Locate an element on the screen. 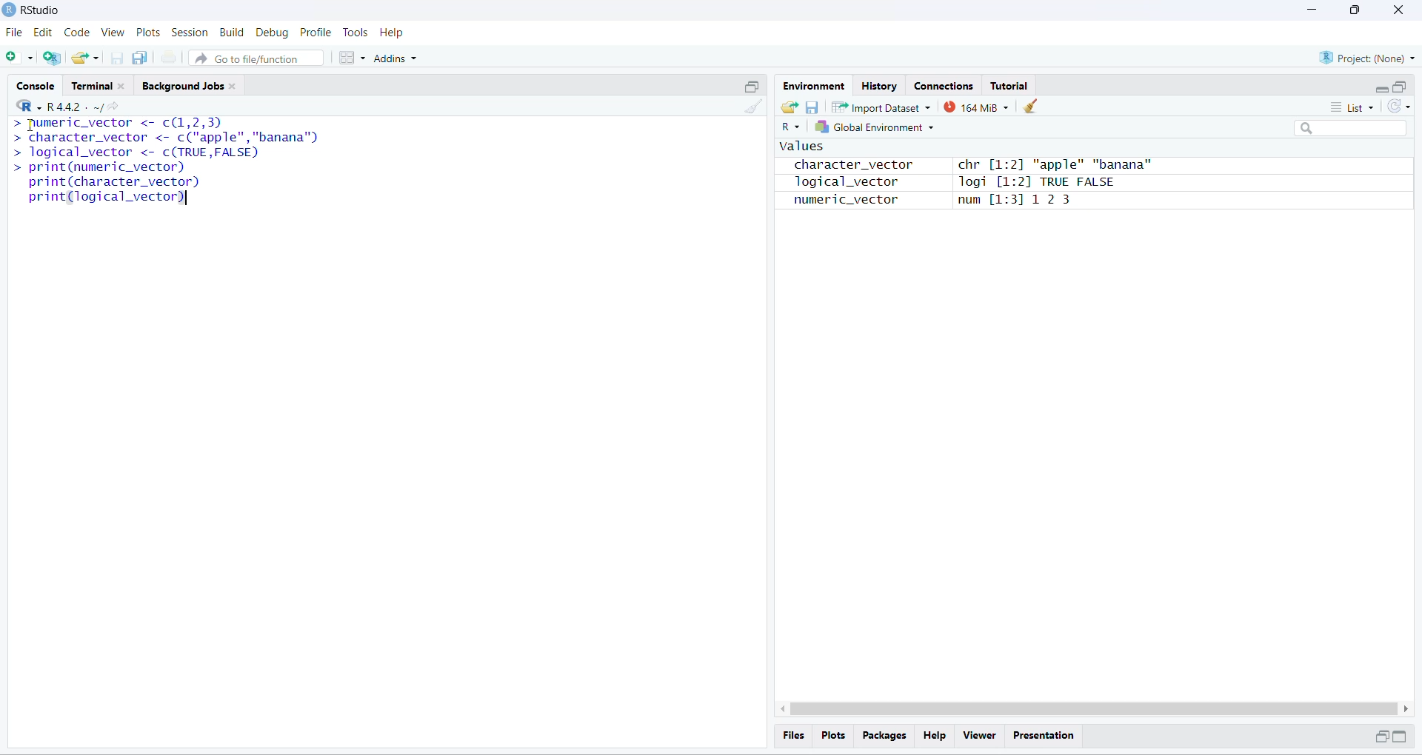  Files is located at coordinates (794, 735).